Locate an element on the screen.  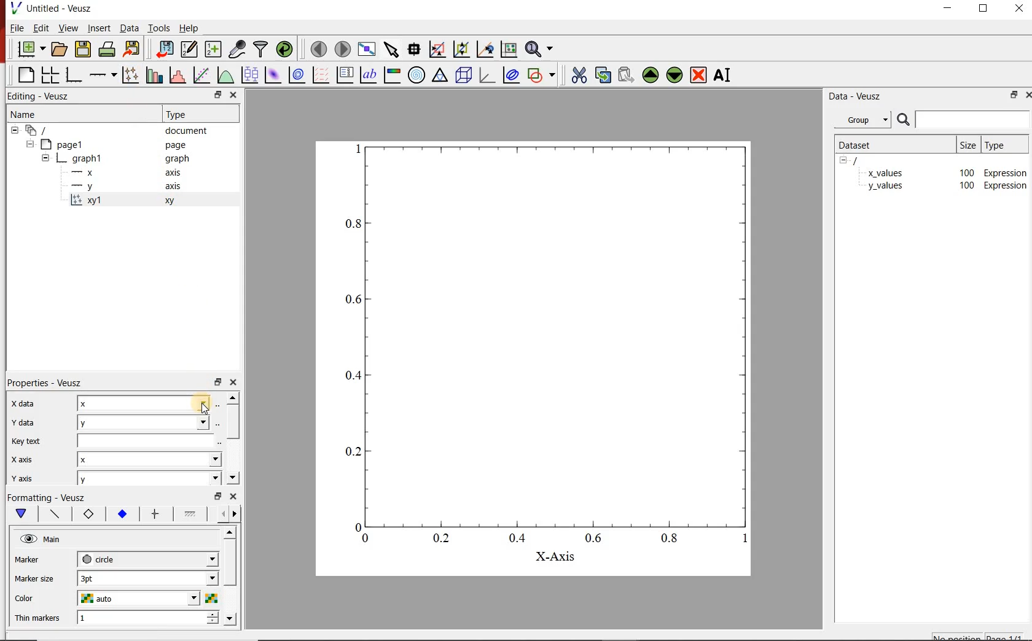
move to previous page is located at coordinates (318, 50).